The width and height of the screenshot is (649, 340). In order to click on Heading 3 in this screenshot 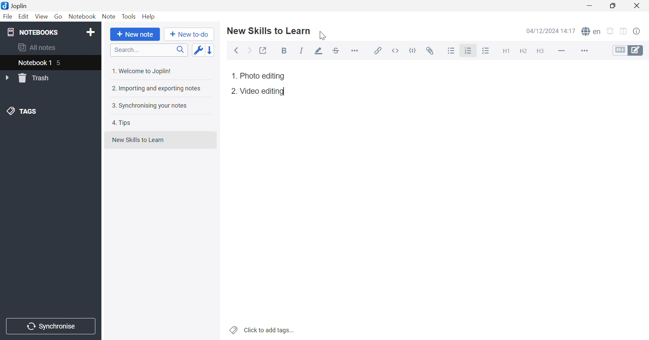, I will do `click(540, 52)`.